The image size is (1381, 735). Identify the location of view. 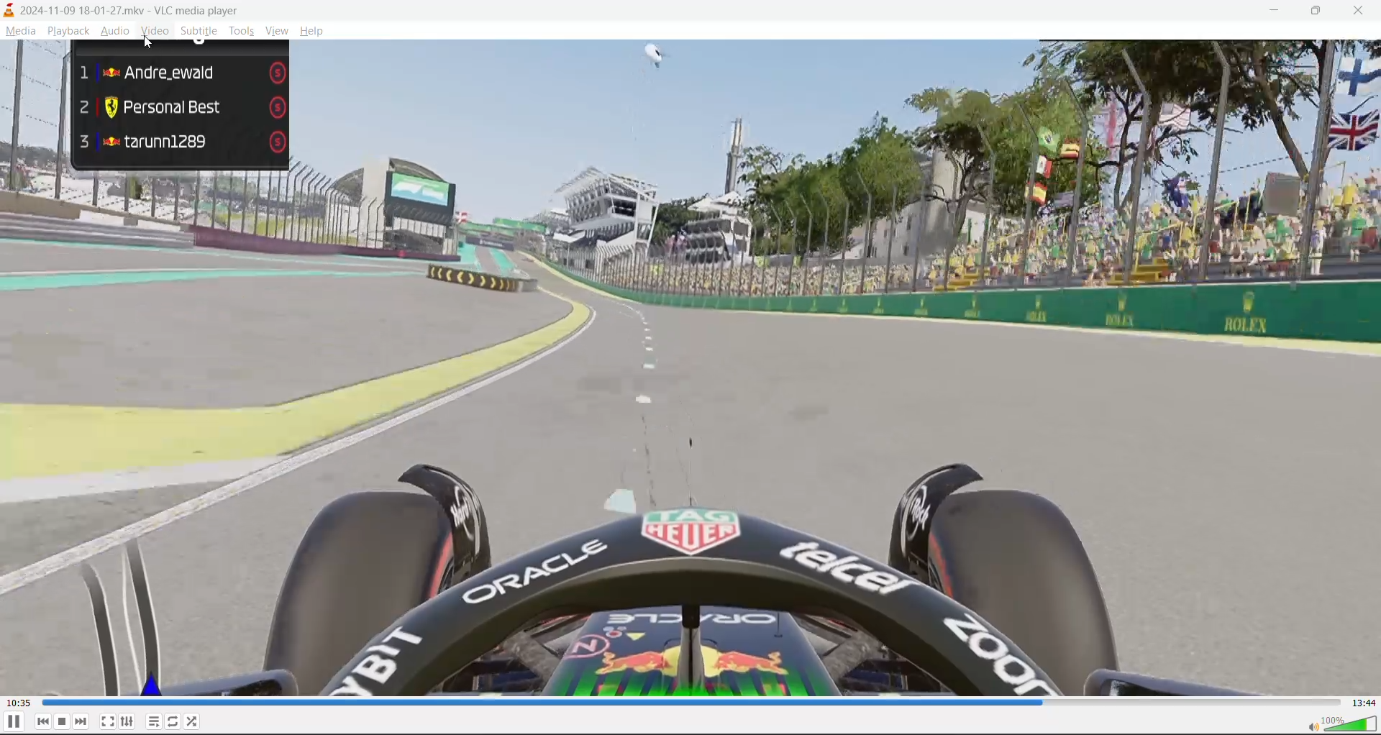
(276, 30).